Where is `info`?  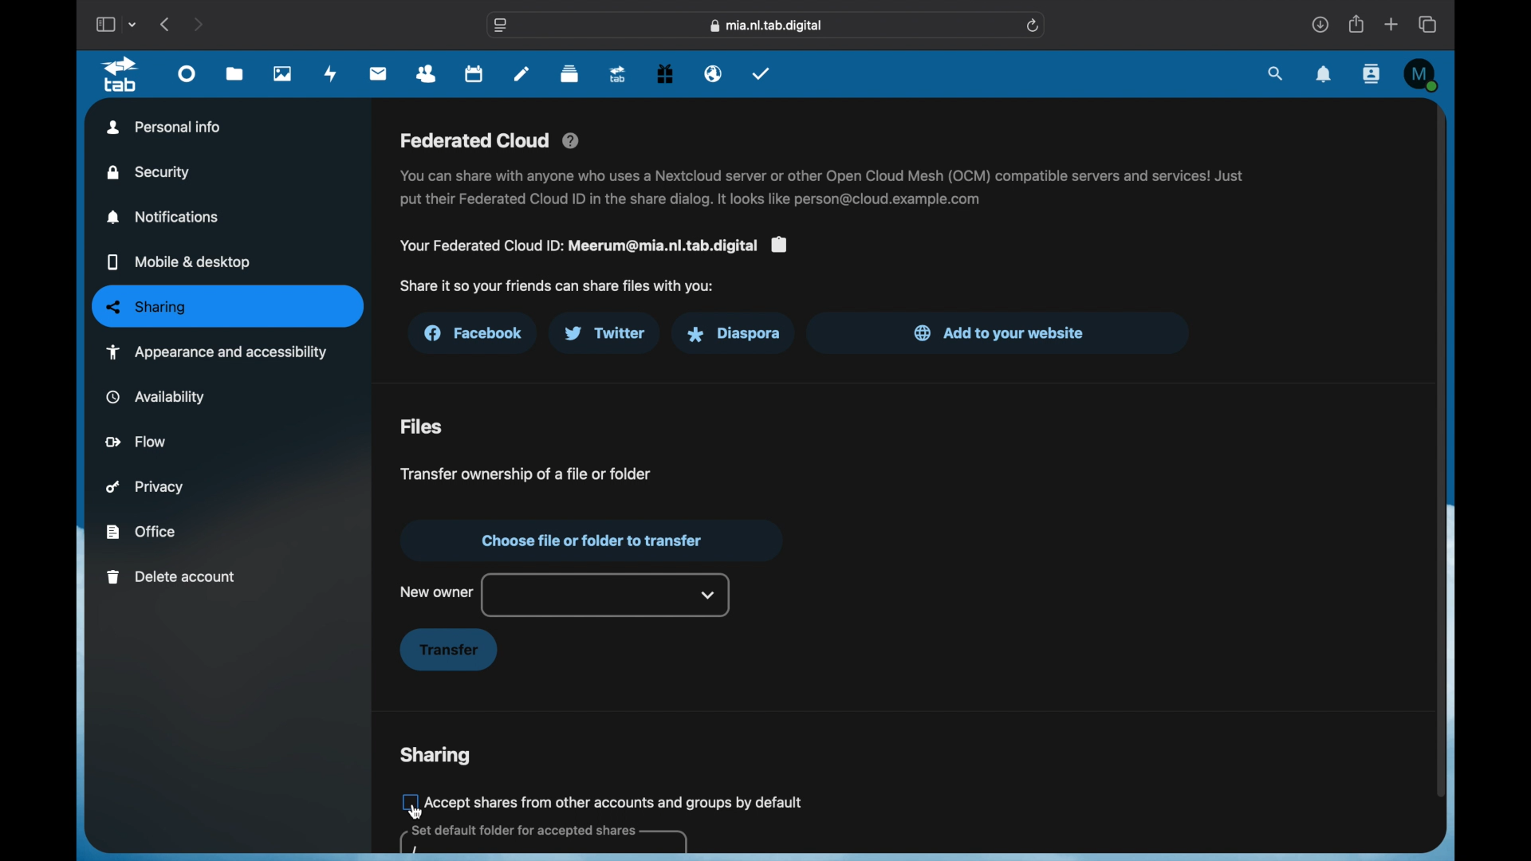
info is located at coordinates (557, 286).